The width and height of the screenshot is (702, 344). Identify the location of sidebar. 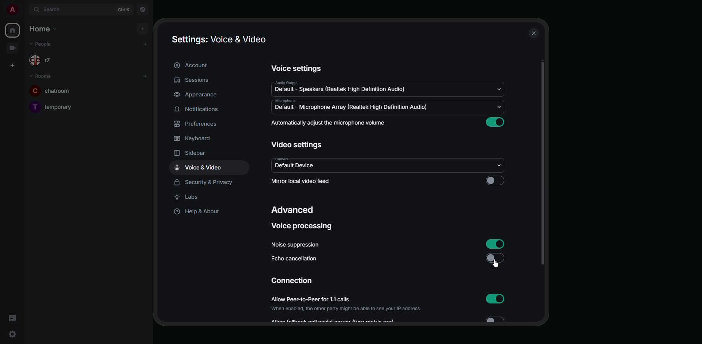
(196, 152).